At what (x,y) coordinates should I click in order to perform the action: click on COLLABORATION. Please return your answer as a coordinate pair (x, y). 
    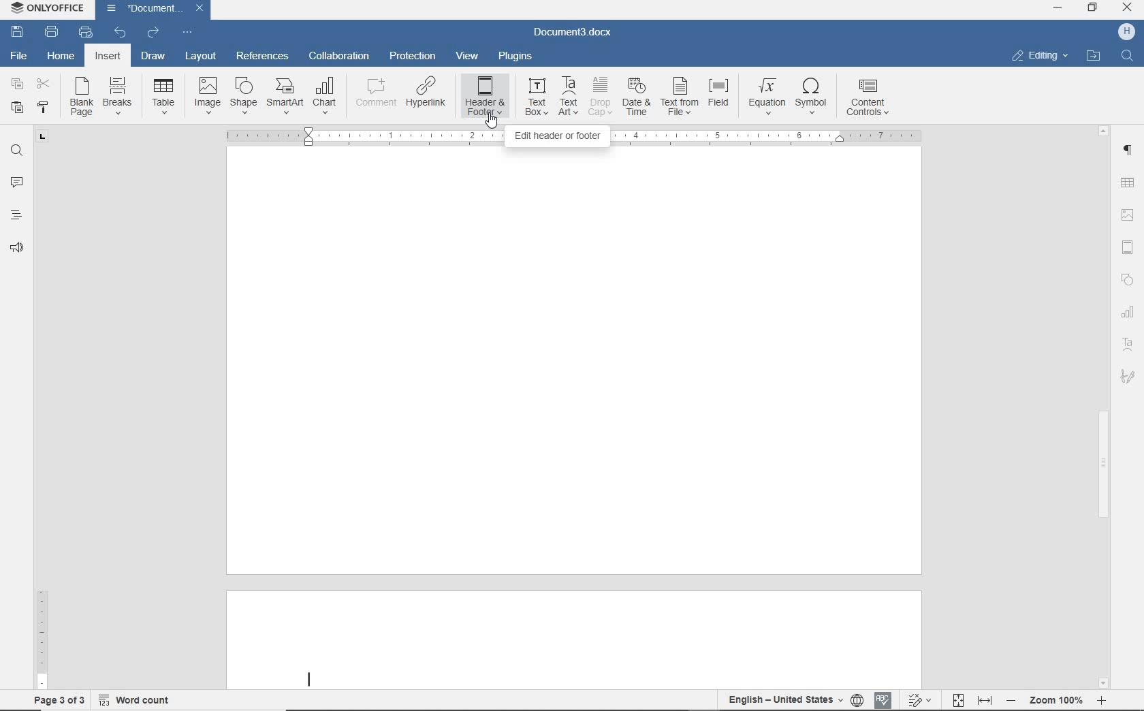
    Looking at the image, I should click on (339, 58).